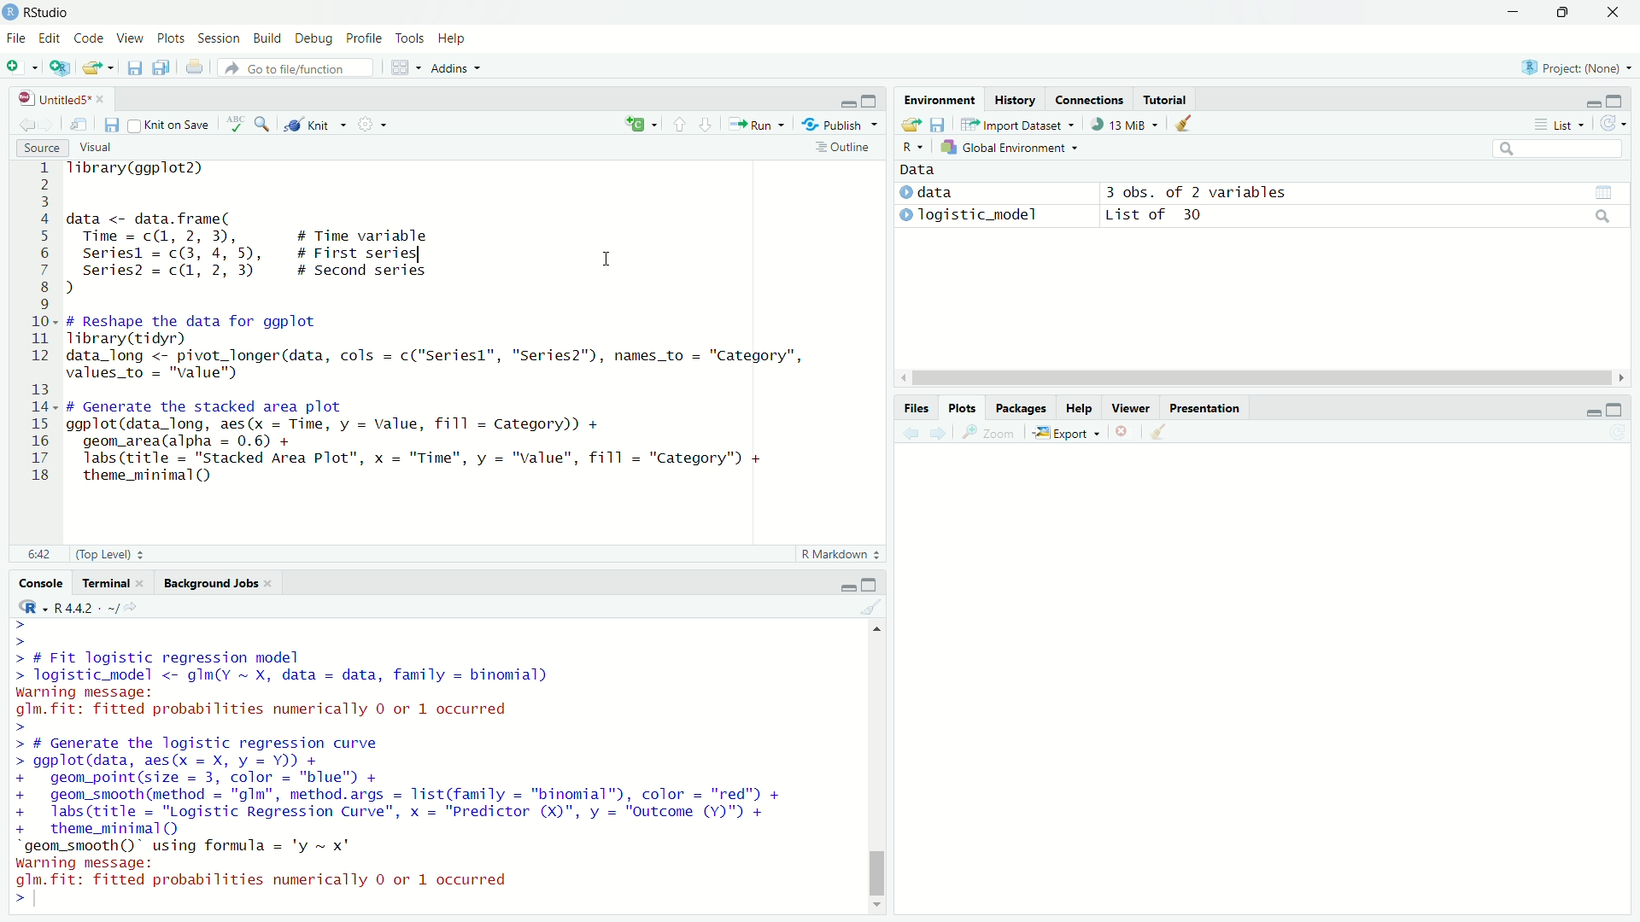 This screenshot has height=922, width=1640. I want to click on downward, so click(710, 127).